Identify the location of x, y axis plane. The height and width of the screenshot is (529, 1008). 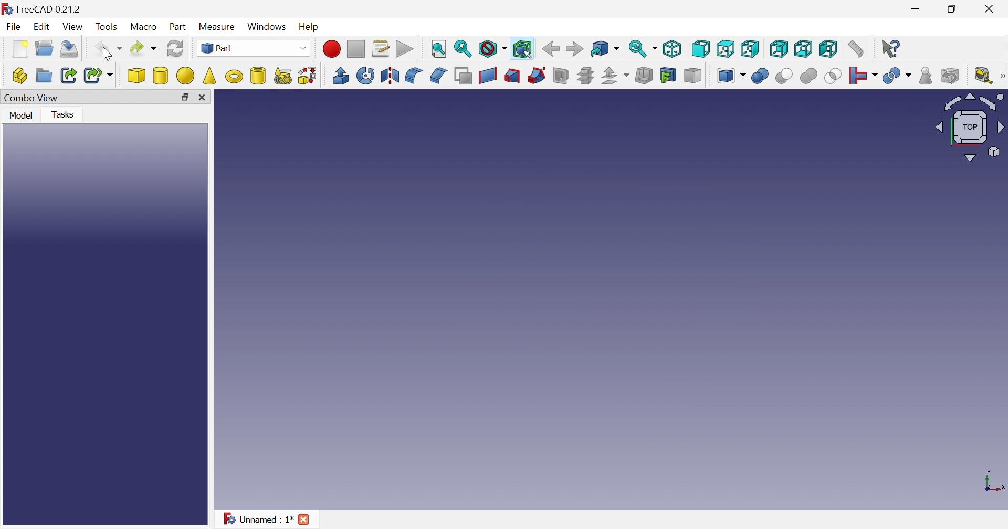
(992, 480).